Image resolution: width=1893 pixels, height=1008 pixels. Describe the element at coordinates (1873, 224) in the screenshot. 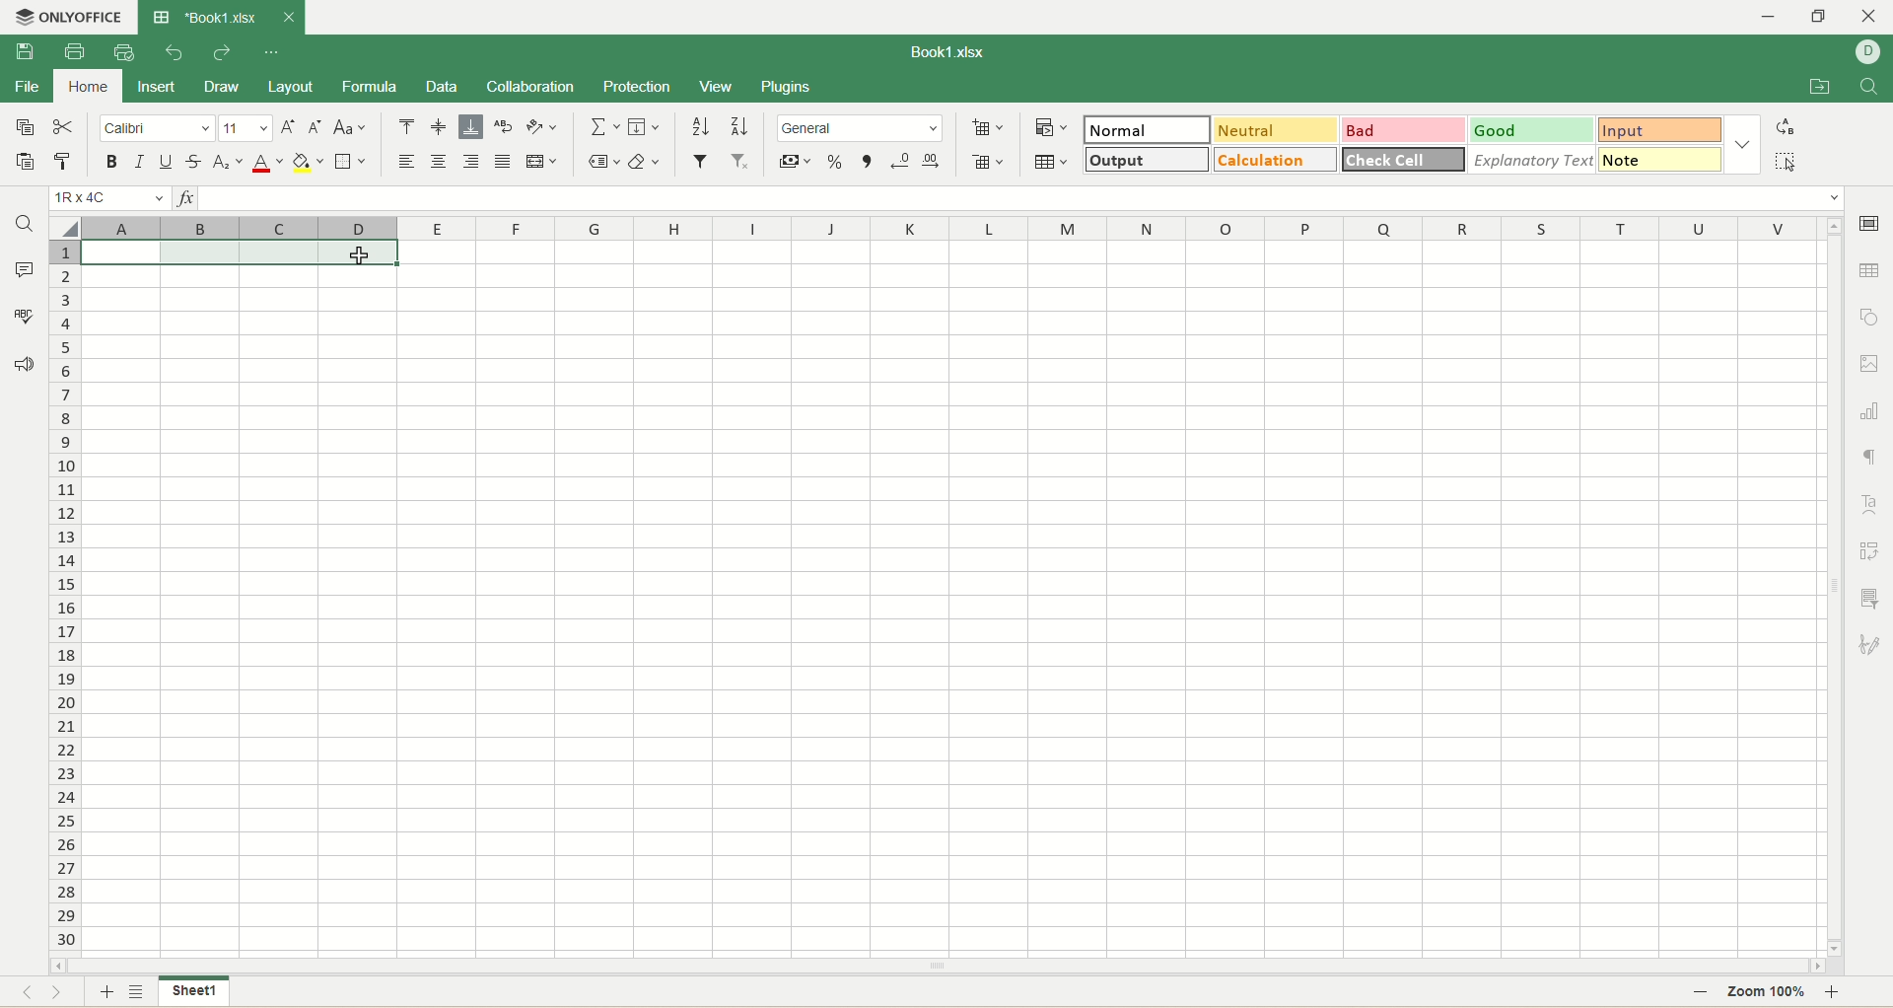

I see `cell settings` at that location.